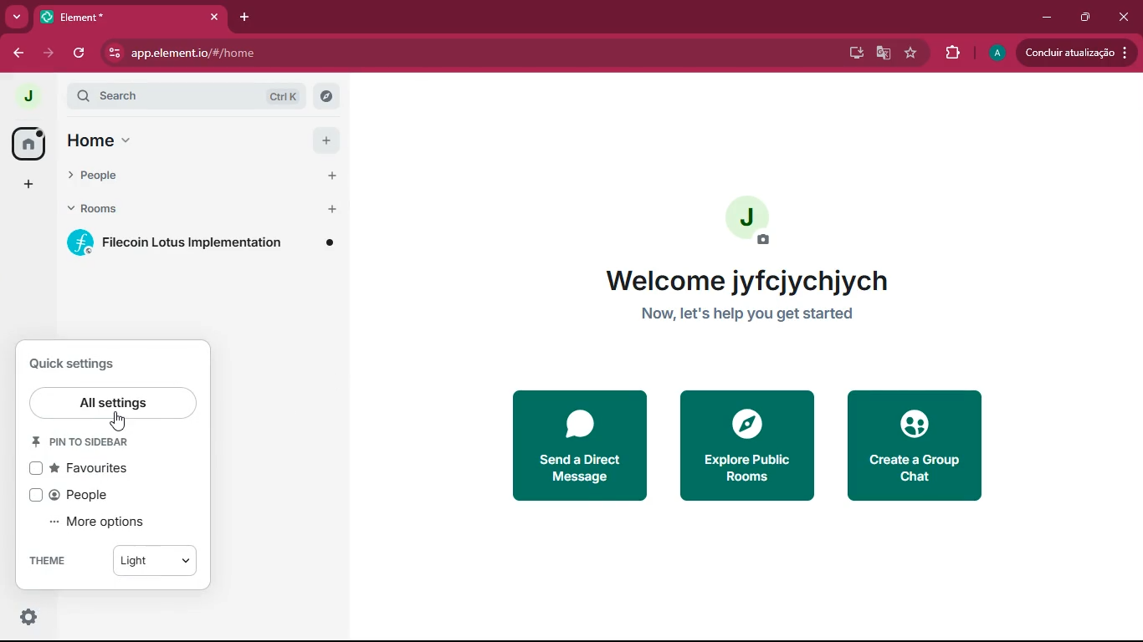  Describe the element at coordinates (911, 53) in the screenshot. I see `favourite` at that location.